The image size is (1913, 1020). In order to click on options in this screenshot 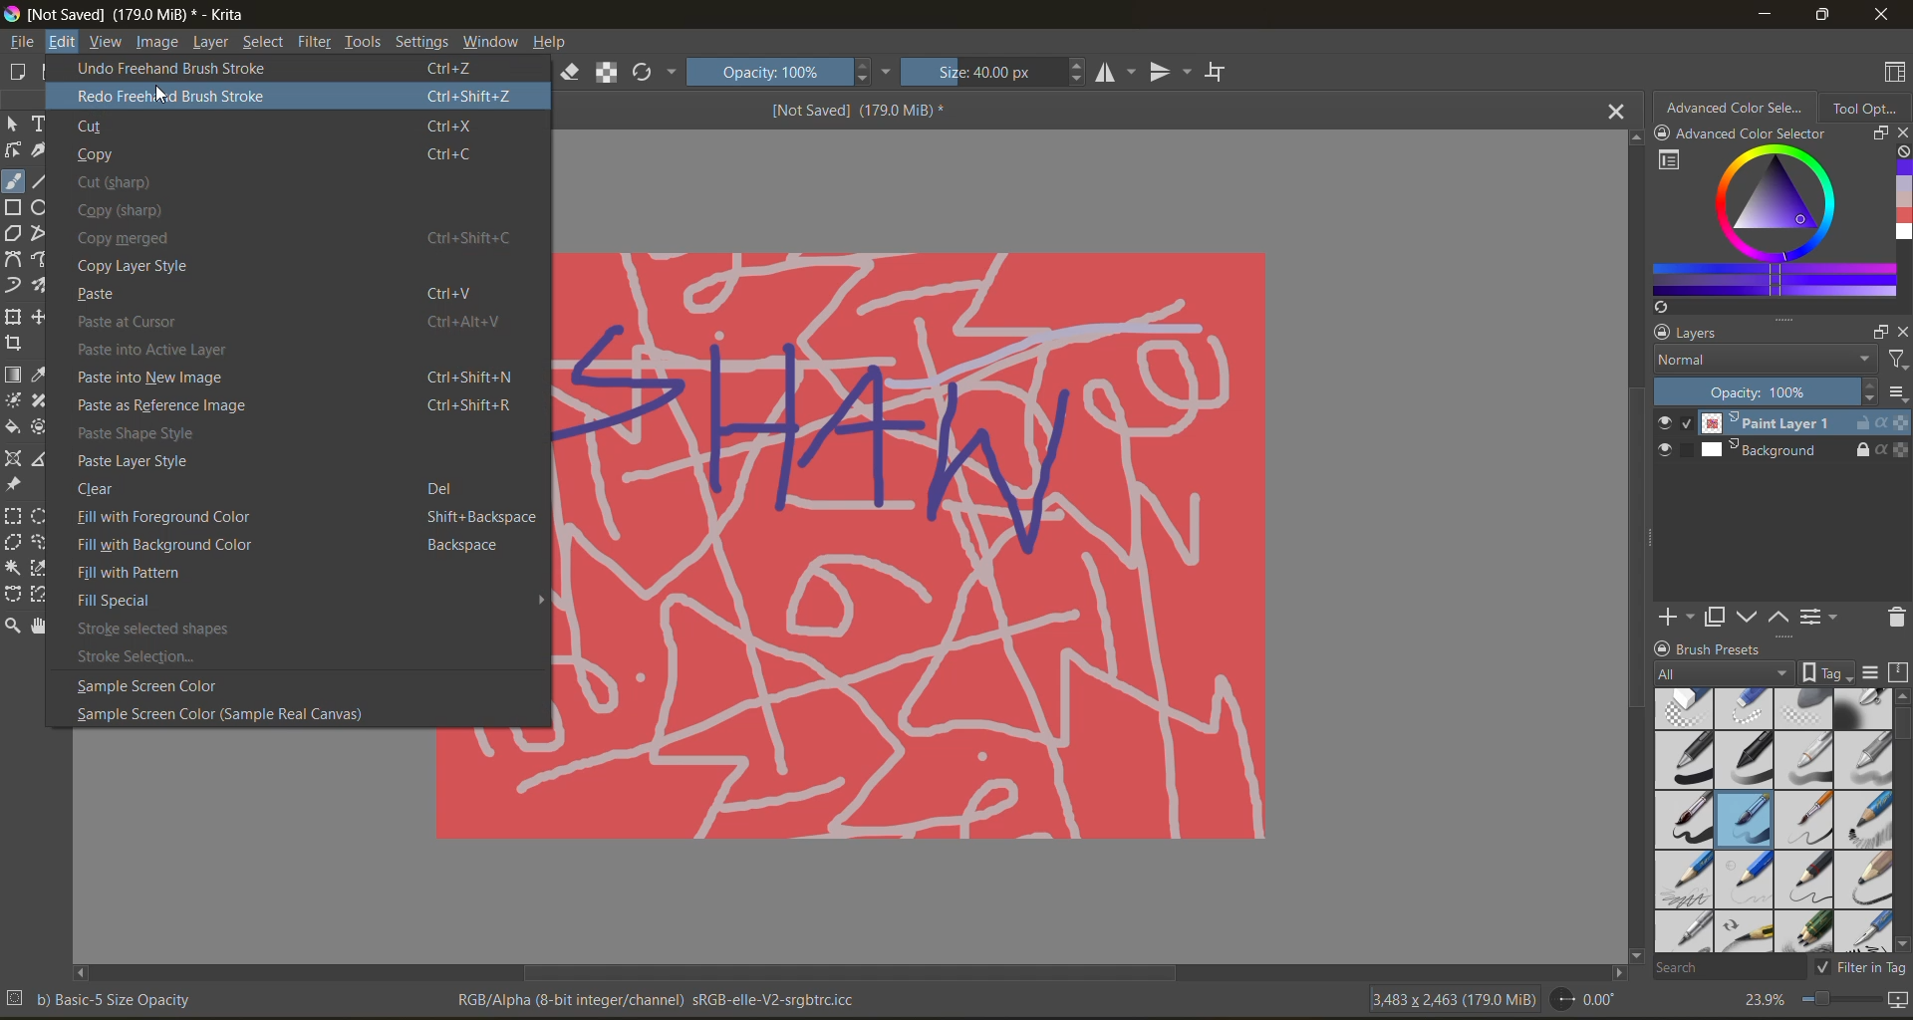, I will do `click(1895, 393)`.